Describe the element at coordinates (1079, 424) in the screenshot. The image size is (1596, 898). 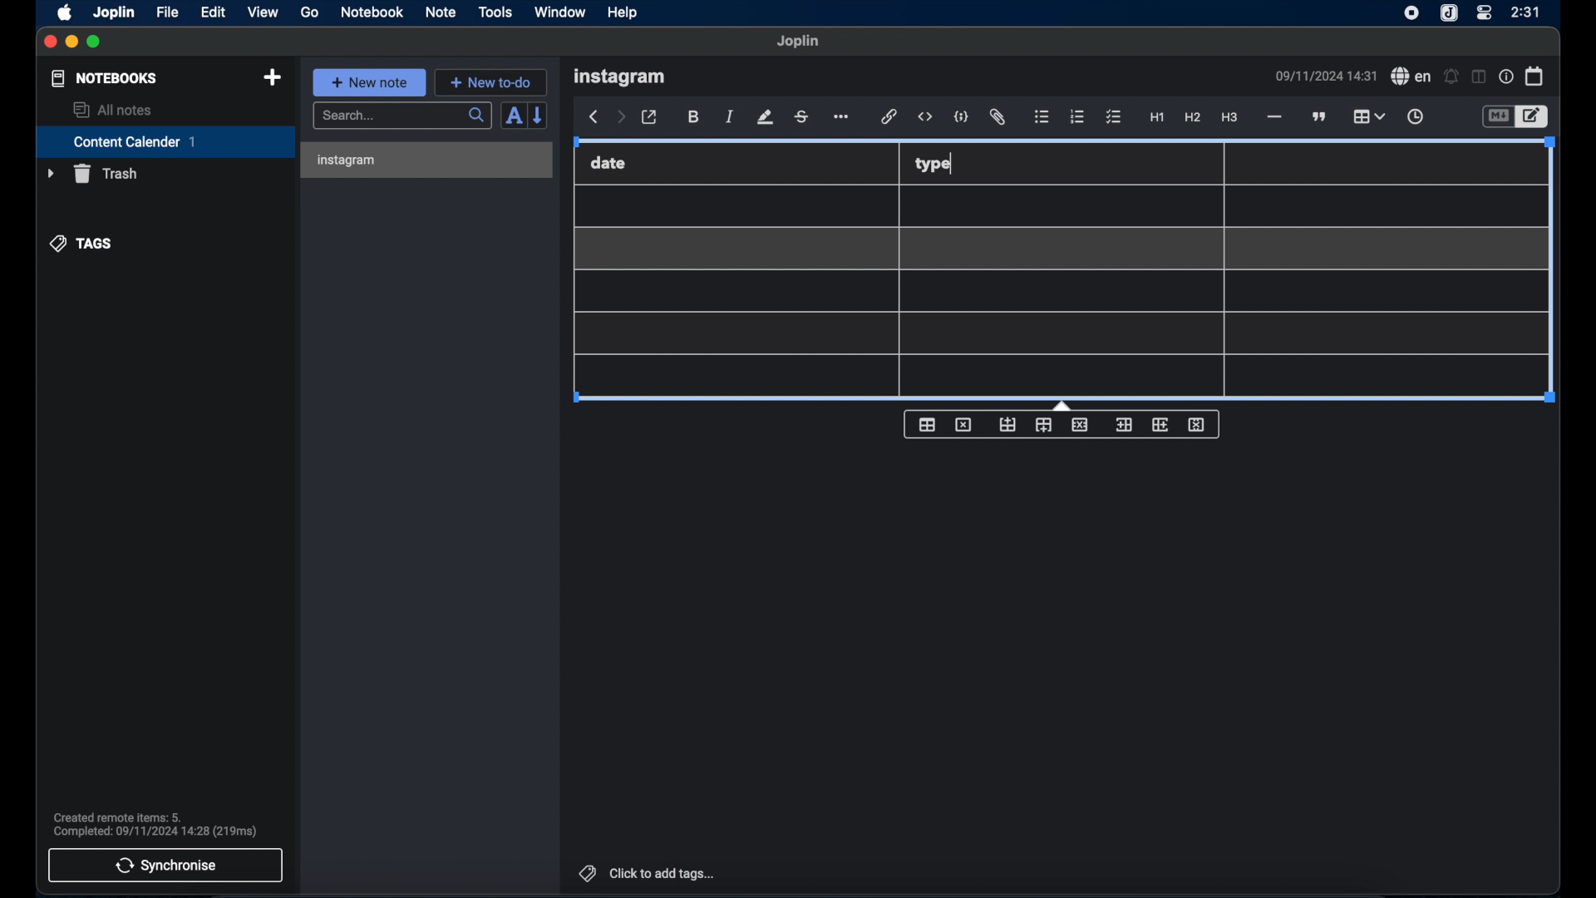
I see `delete row` at that location.